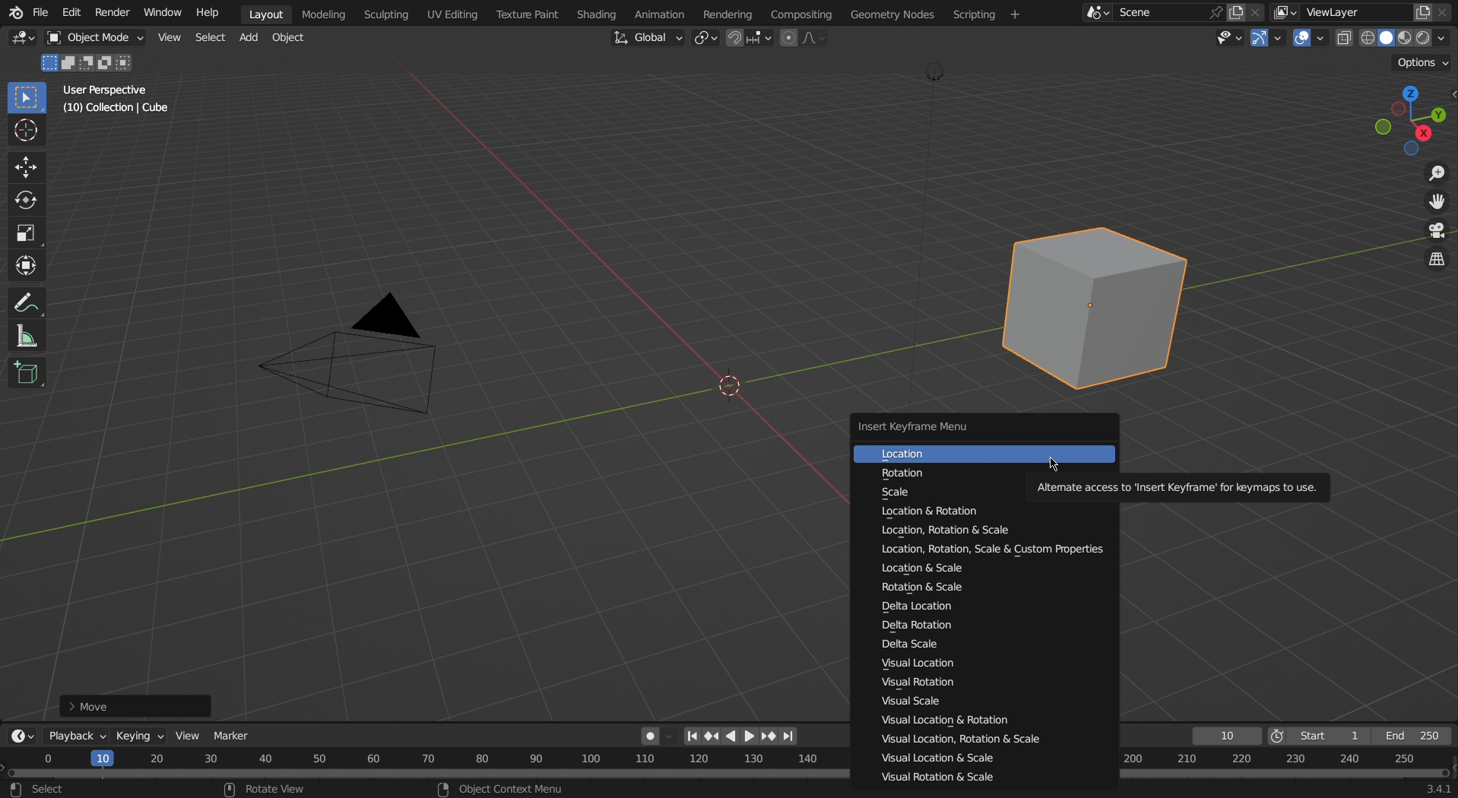 The width and height of the screenshot is (1458, 798). Describe the element at coordinates (914, 663) in the screenshot. I see `Visual Location` at that location.